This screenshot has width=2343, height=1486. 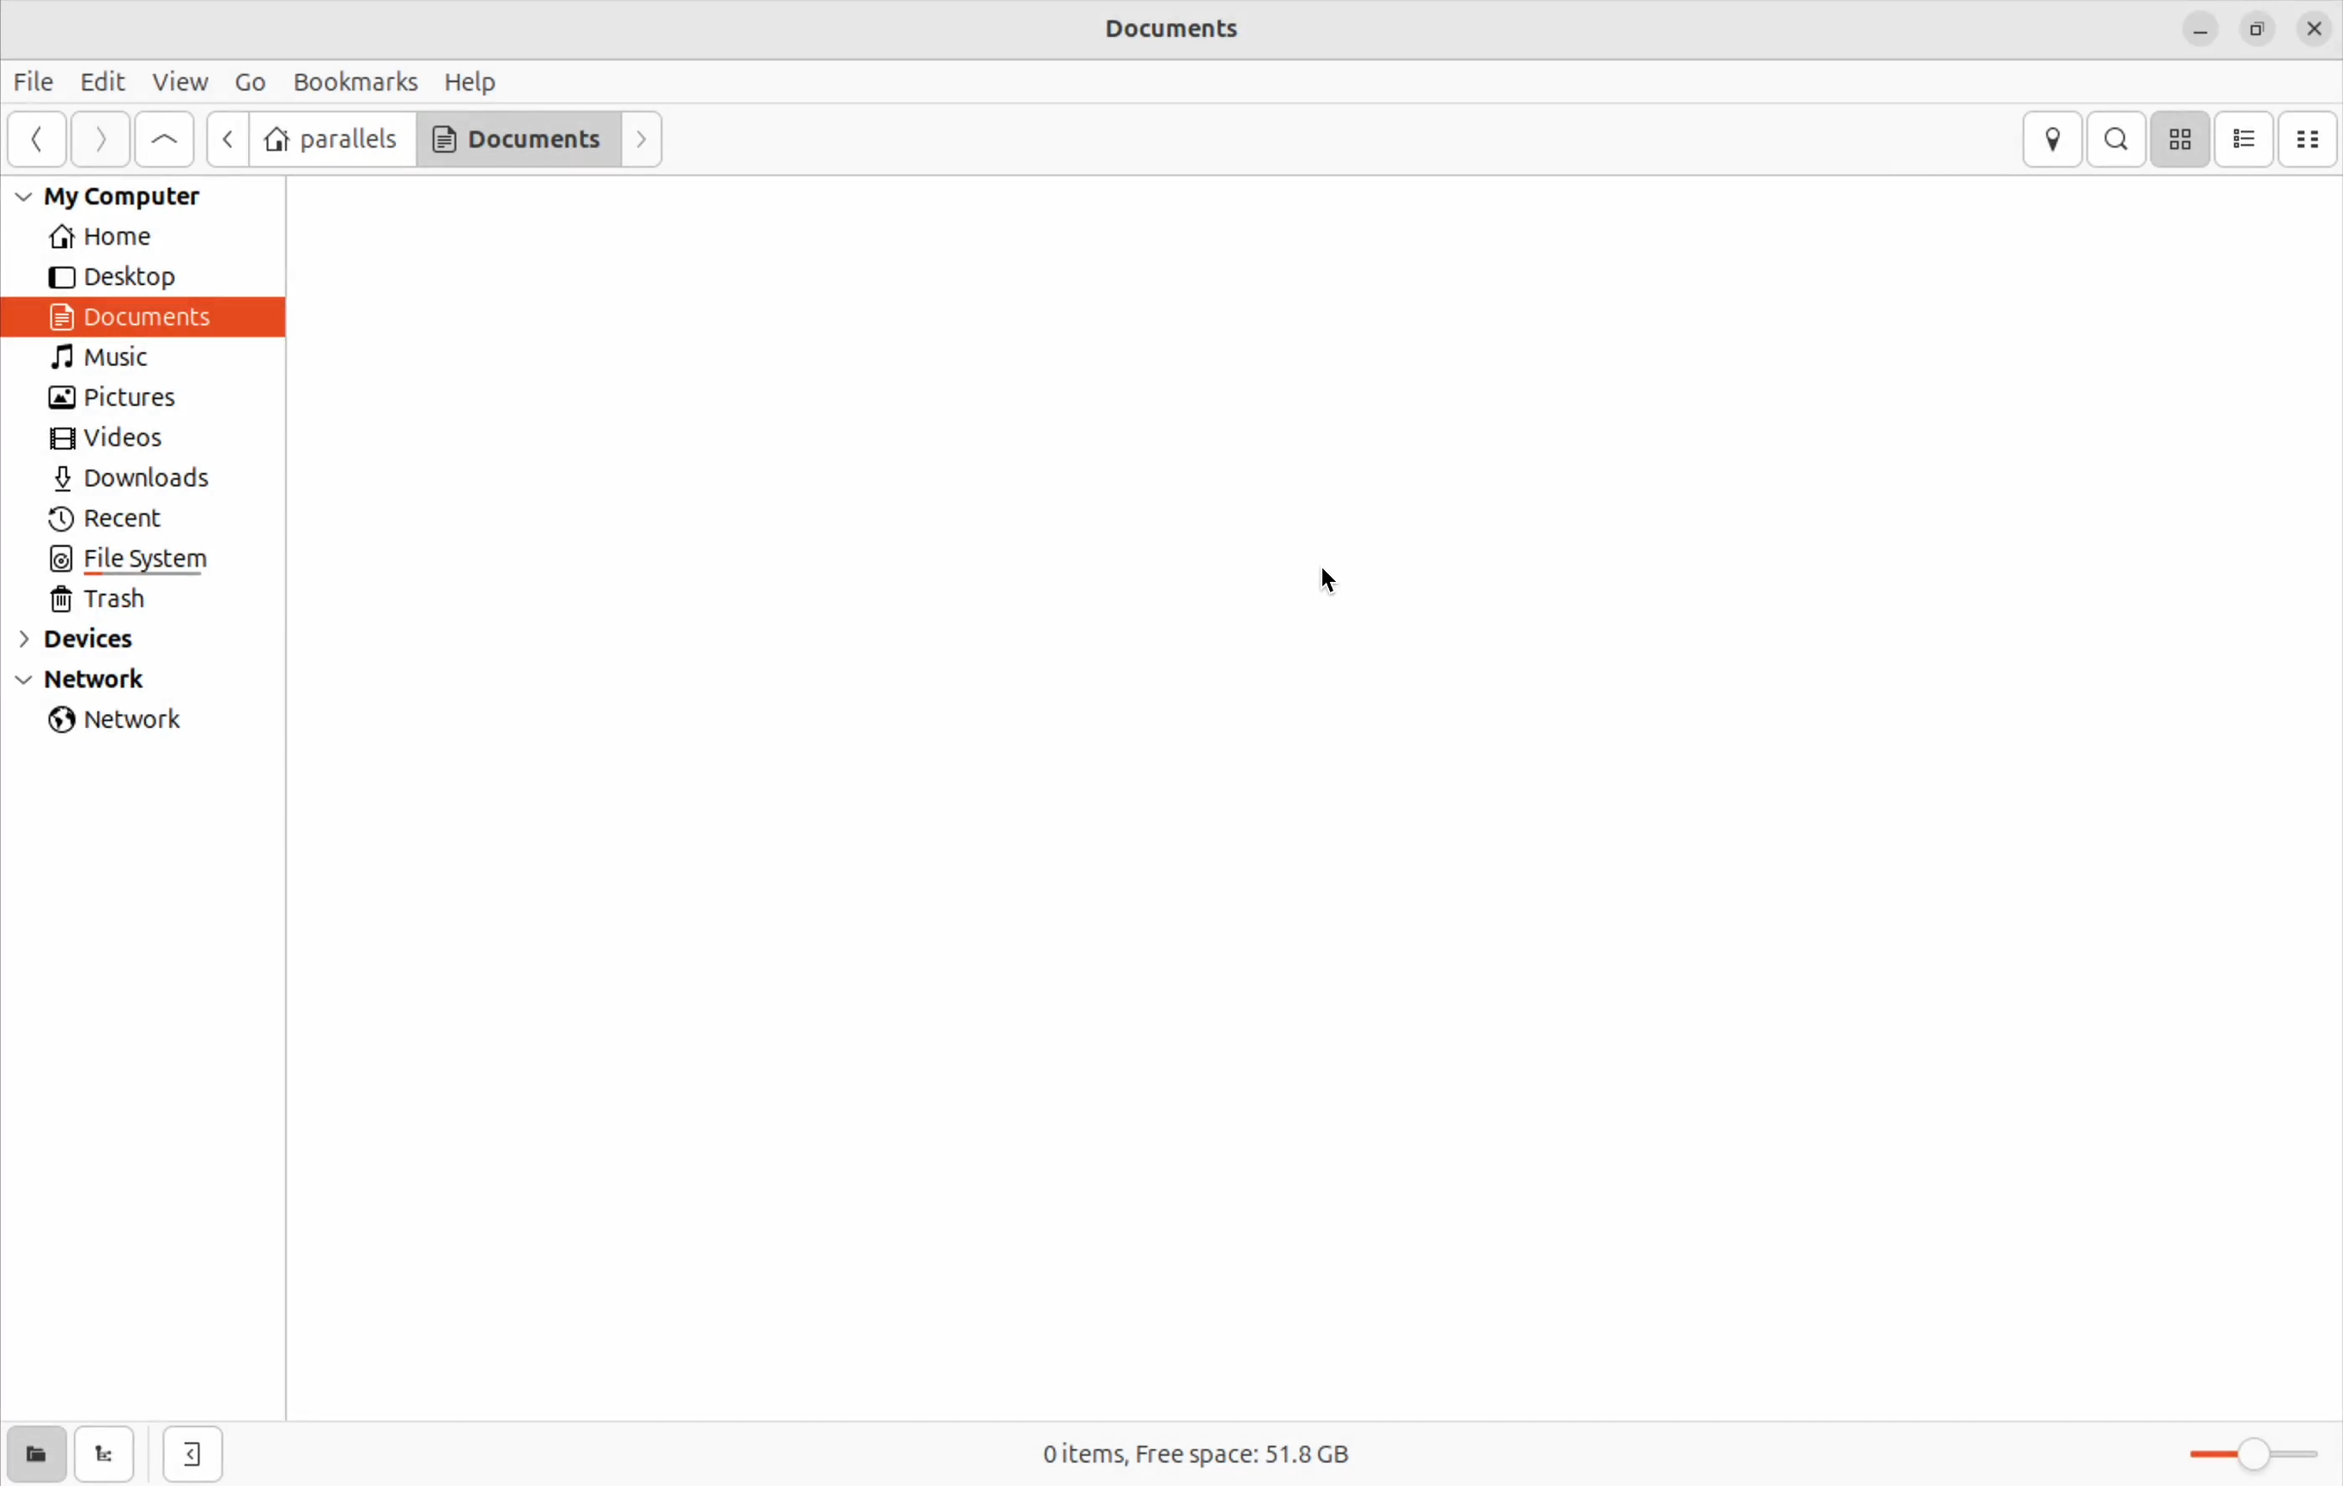 I want to click on file system, so click(x=147, y=561).